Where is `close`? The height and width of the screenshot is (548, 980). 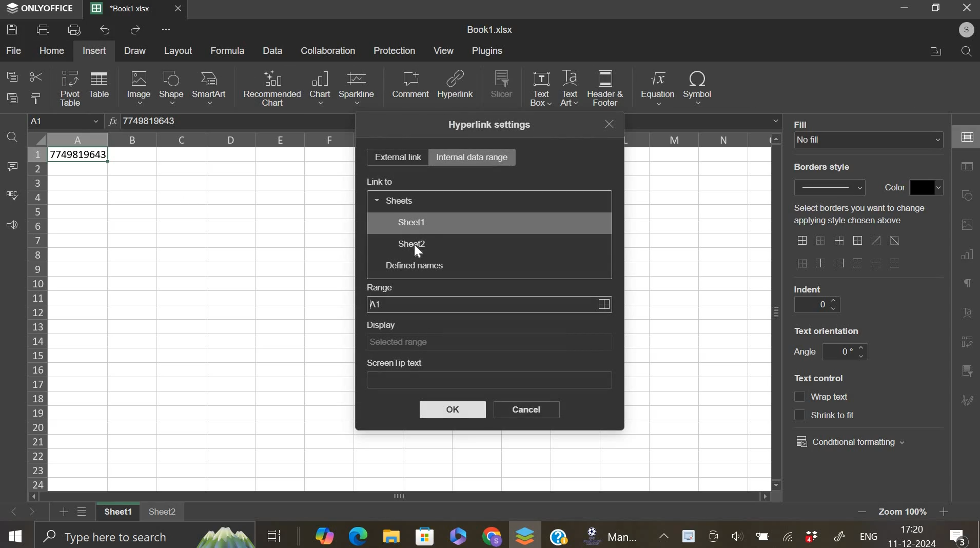
close is located at coordinates (184, 11).